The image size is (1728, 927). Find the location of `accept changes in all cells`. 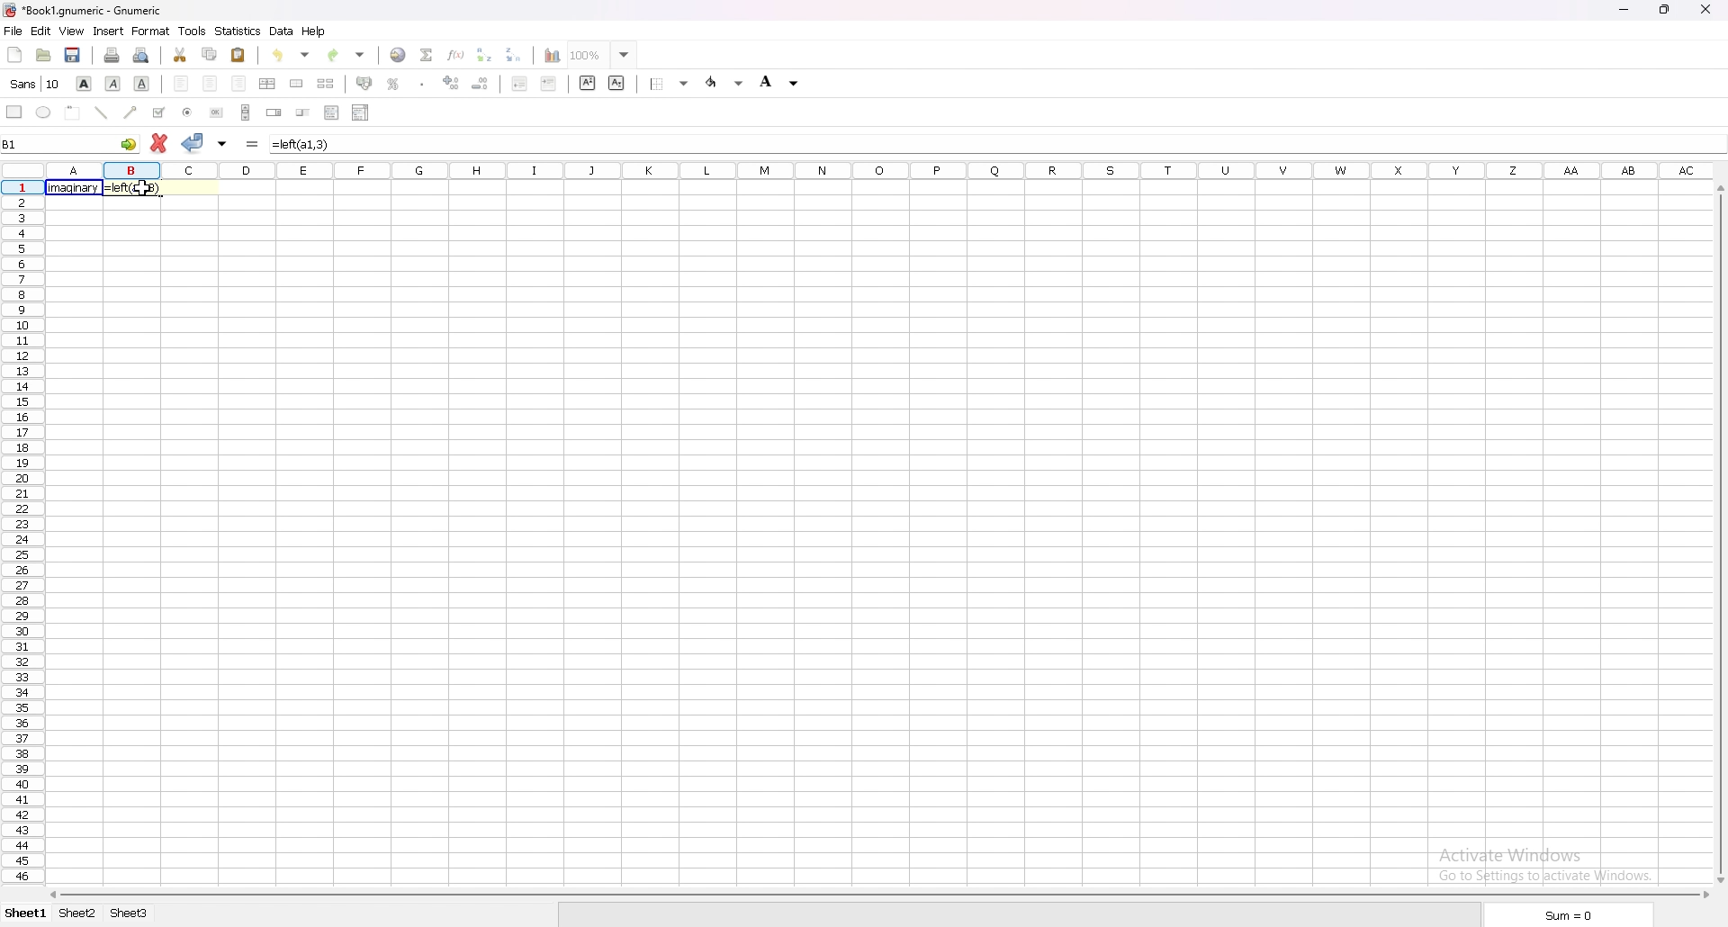

accept changes in all cells is located at coordinates (224, 143).